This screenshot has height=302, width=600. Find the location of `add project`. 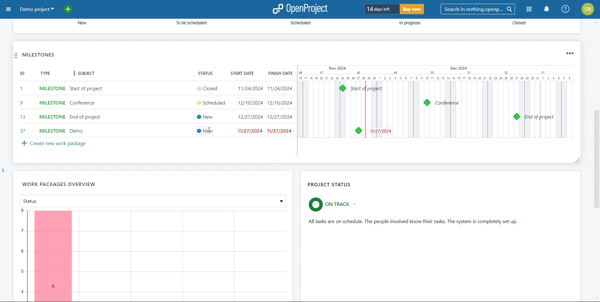

add project is located at coordinates (72, 9).